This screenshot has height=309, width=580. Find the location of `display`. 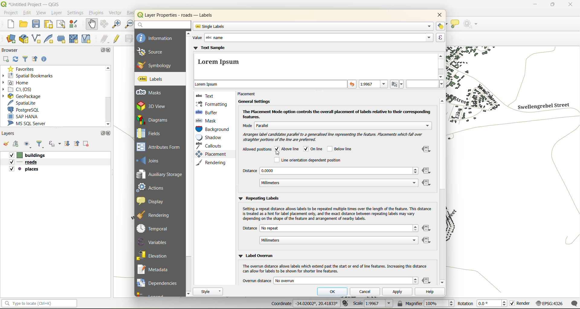

display is located at coordinates (153, 201).